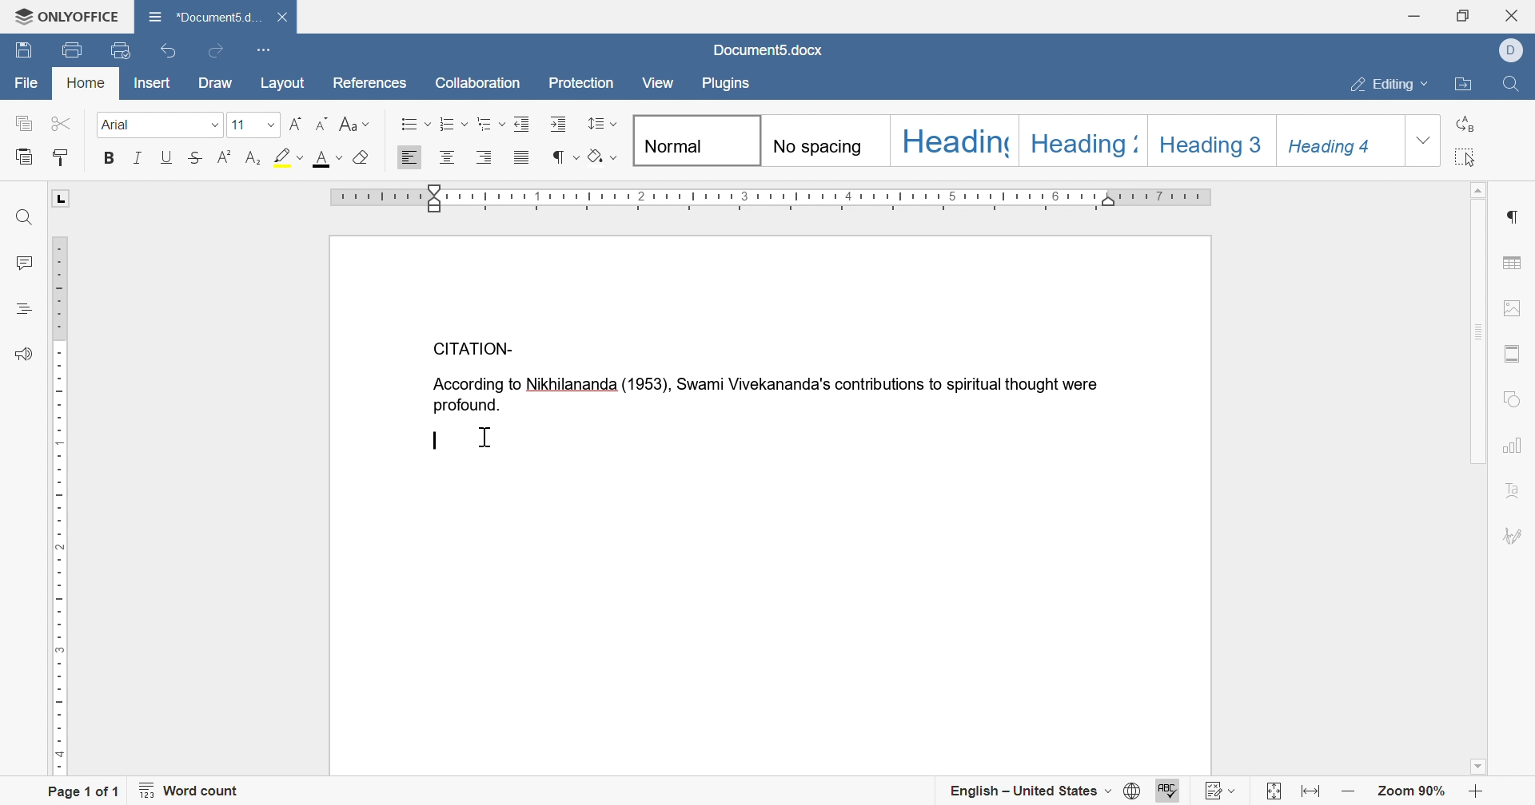  What do you see at coordinates (1512, 214) in the screenshot?
I see `paragraph settings` at bounding box center [1512, 214].